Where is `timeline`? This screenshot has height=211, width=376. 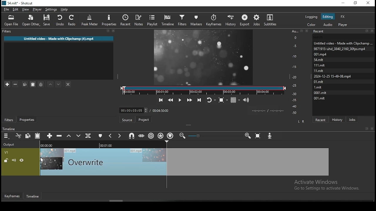 timeline is located at coordinates (102, 145).